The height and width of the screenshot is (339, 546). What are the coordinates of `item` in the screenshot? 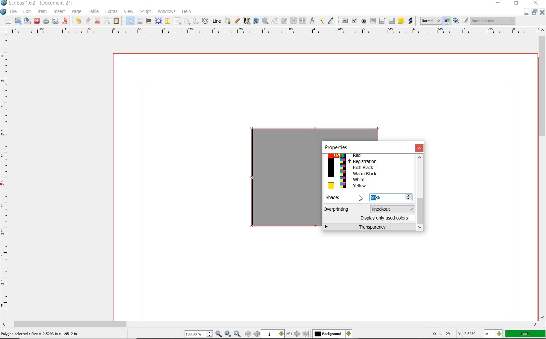 It's located at (43, 11).